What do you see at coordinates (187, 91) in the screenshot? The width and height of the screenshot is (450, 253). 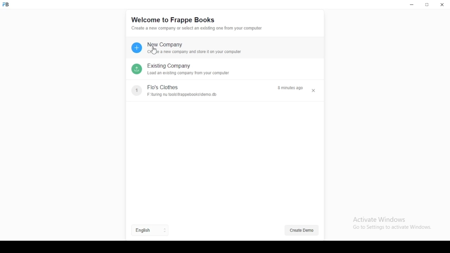 I see `, Flo's Clothes F:\turing nu tools\frappebooks\demo.db` at bounding box center [187, 91].